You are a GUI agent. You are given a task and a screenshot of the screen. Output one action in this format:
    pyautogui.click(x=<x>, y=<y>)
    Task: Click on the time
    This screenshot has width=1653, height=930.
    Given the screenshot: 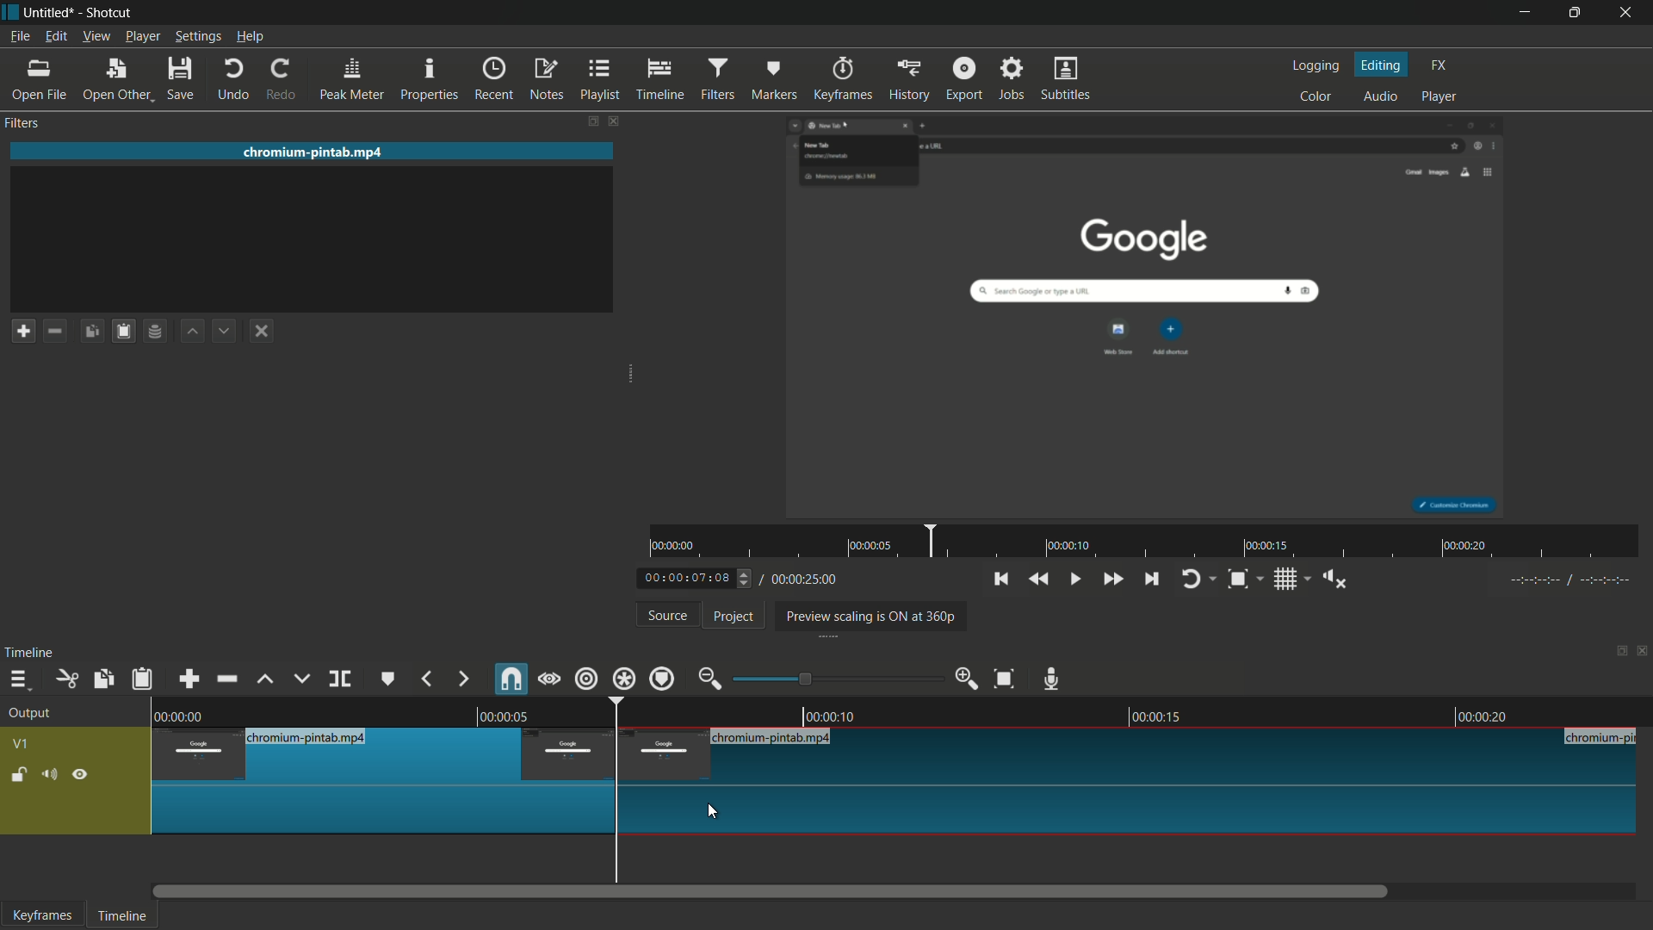 What is the action you would take?
    pyautogui.click(x=1150, y=542)
    